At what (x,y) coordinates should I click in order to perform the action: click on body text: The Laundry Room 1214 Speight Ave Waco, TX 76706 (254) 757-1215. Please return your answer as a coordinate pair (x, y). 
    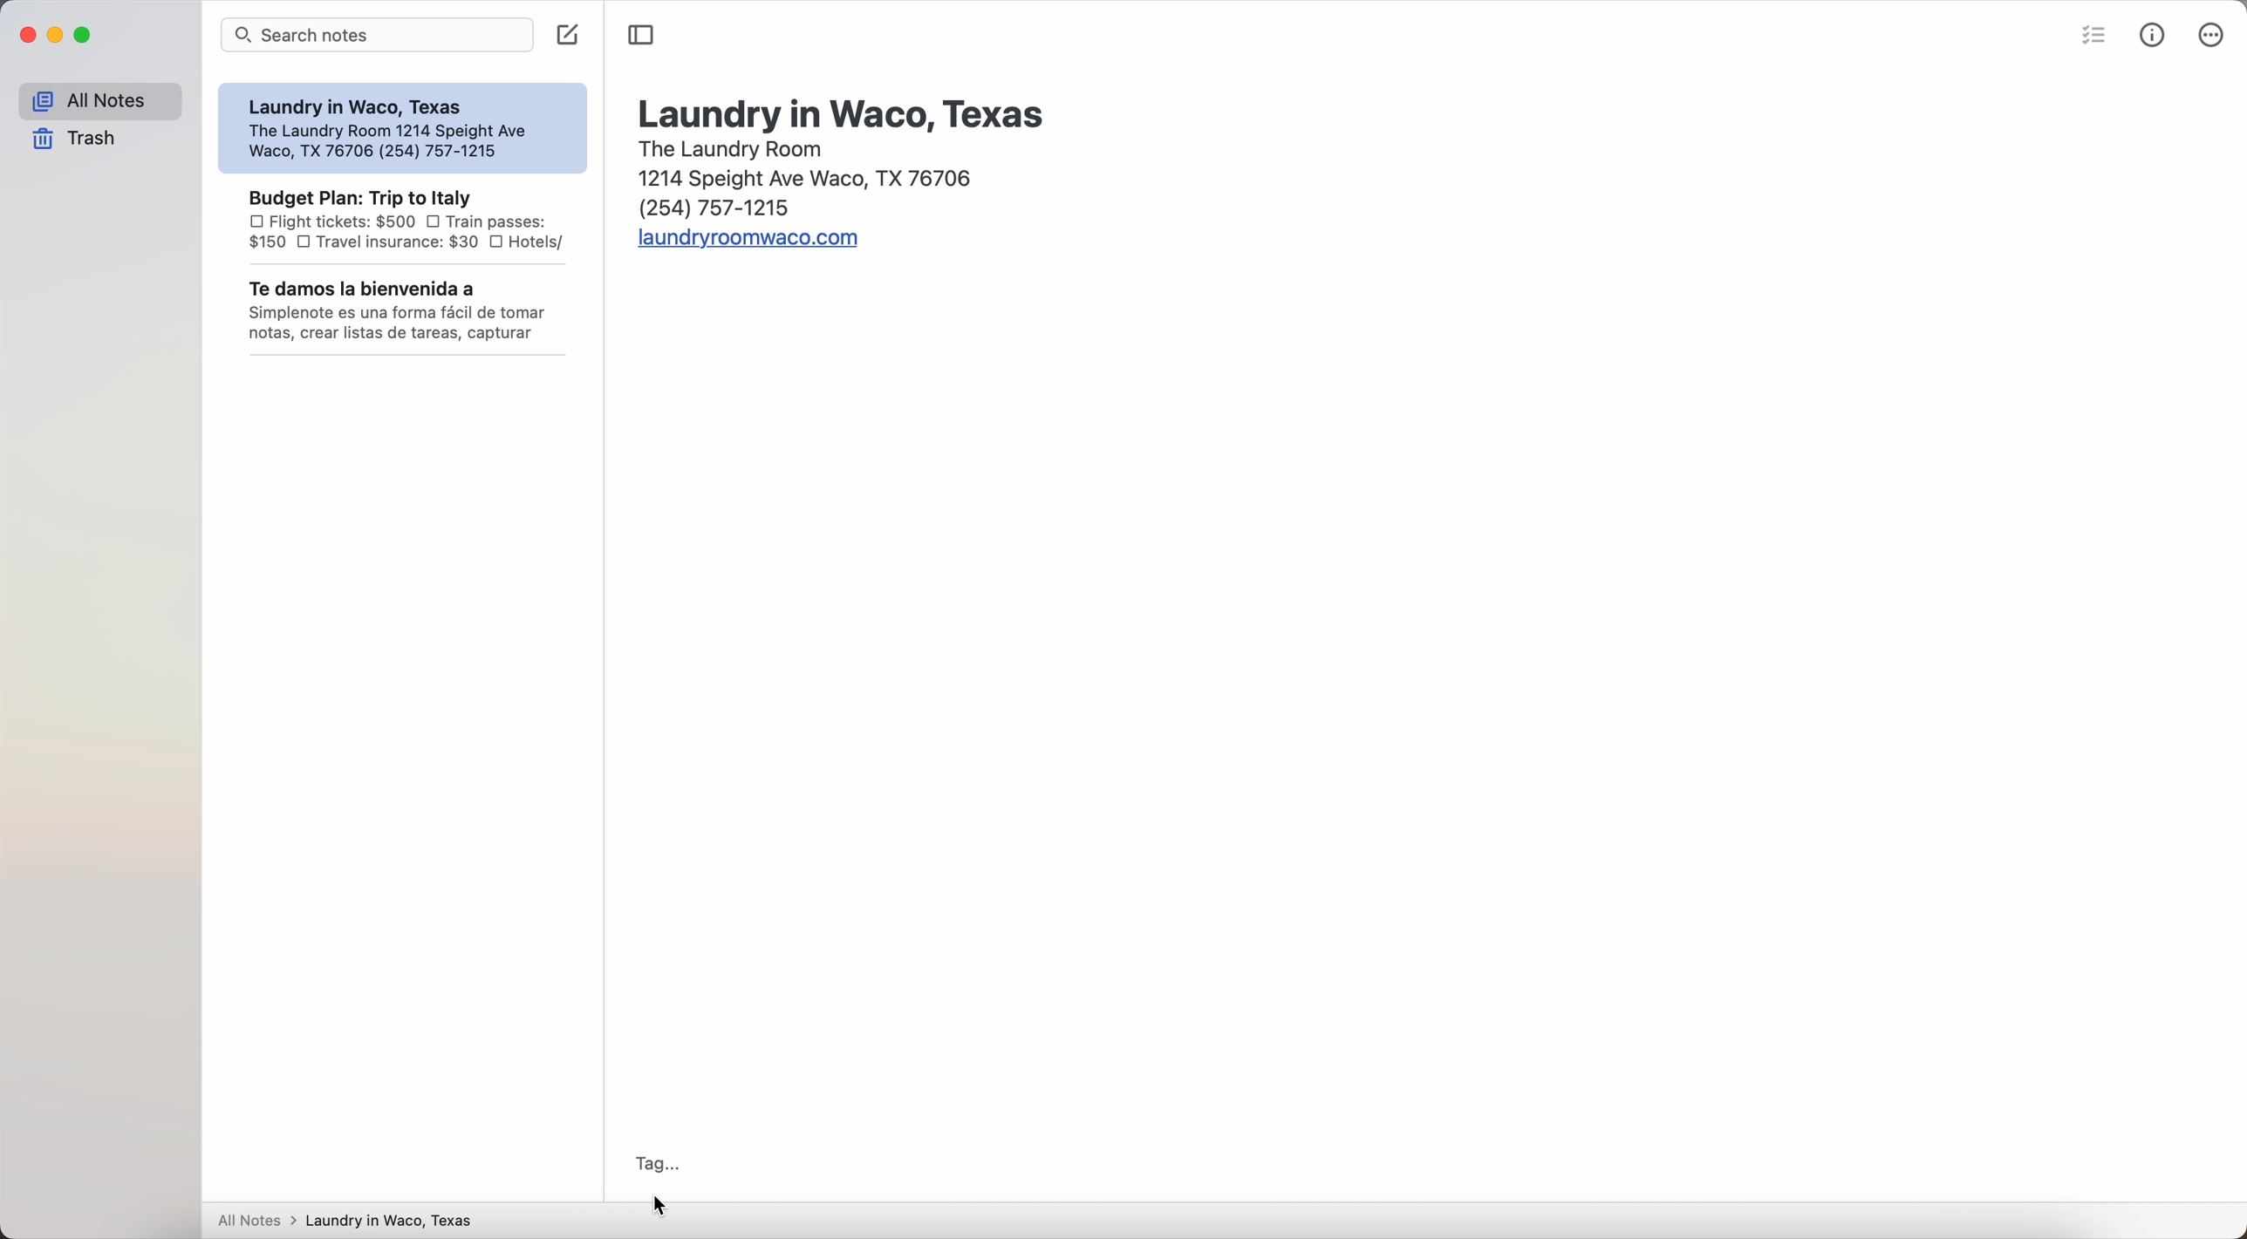
    Looking at the image, I should click on (798, 179).